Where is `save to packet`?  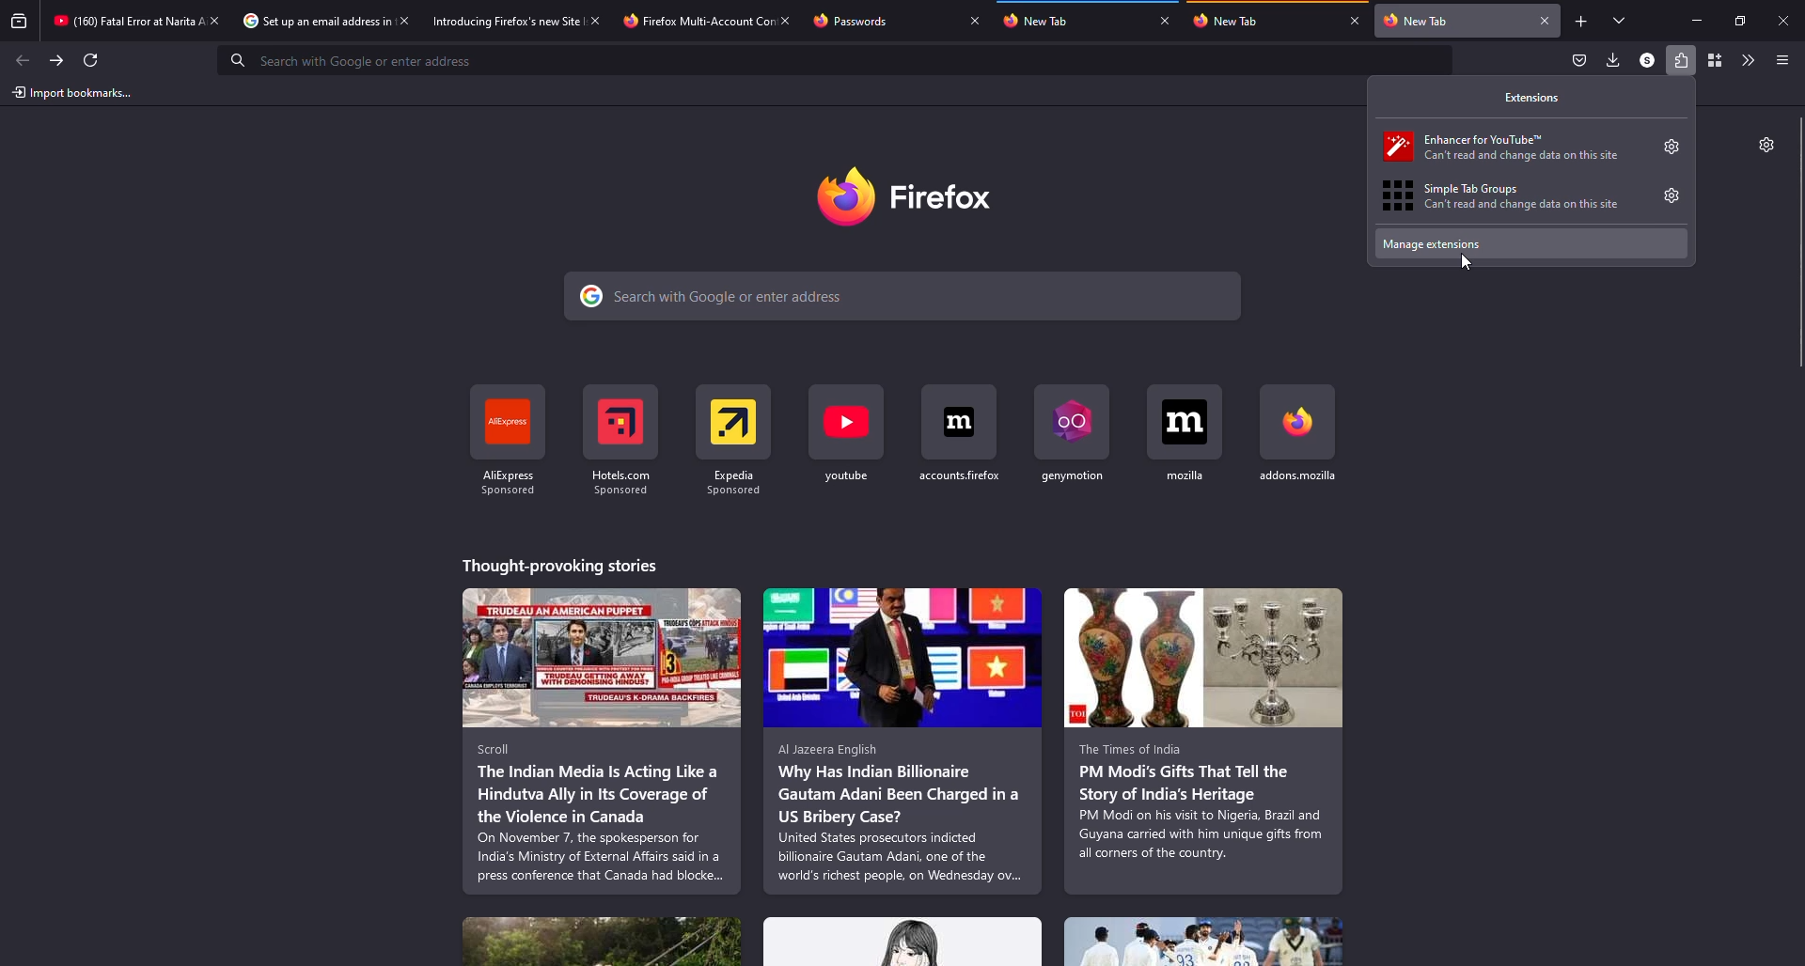 save to packet is located at coordinates (1580, 59).